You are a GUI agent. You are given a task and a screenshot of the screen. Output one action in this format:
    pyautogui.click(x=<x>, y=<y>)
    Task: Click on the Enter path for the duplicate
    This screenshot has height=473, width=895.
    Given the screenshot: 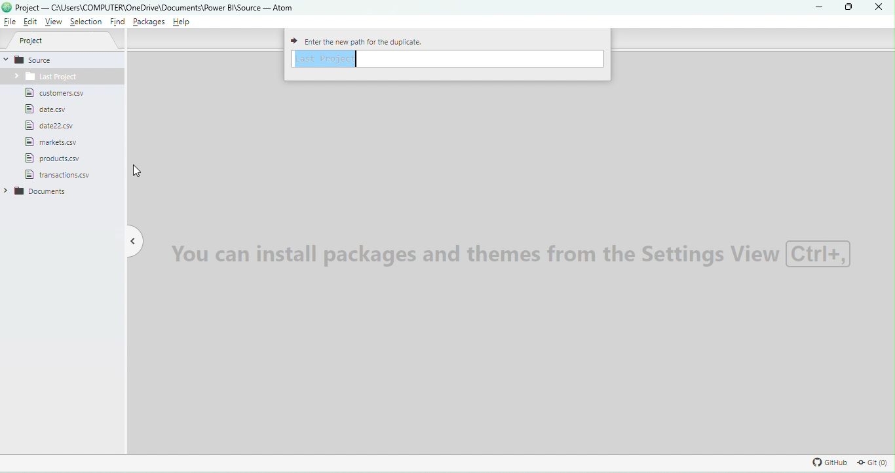 What is the action you would take?
    pyautogui.click(x=374, y=41)
    